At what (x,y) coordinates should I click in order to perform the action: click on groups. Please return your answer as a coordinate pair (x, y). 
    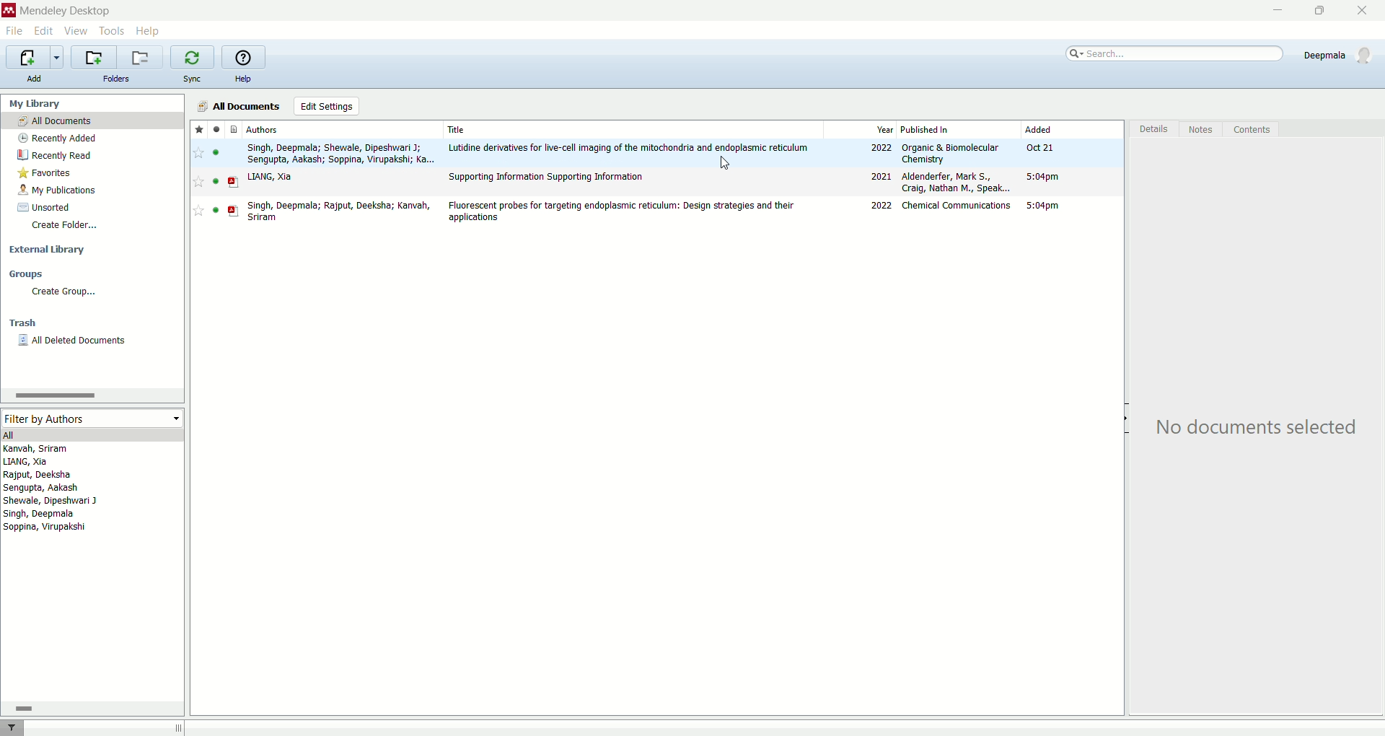
    Looking at the image, I should click on (26, 273).